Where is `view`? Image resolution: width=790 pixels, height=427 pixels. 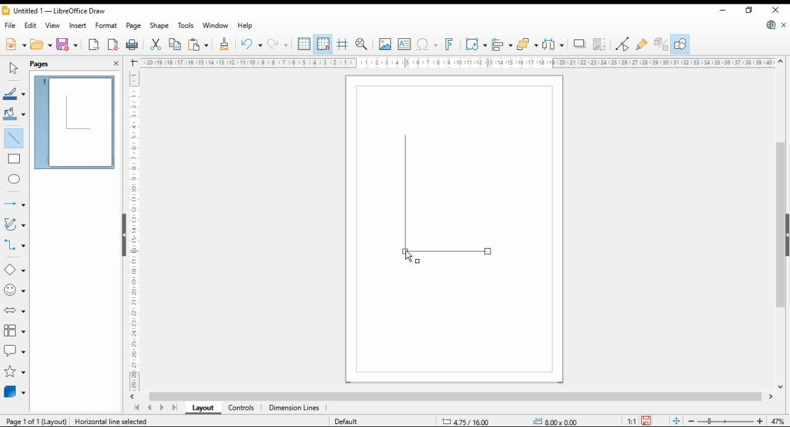 view is located at coordinates (53, 26).